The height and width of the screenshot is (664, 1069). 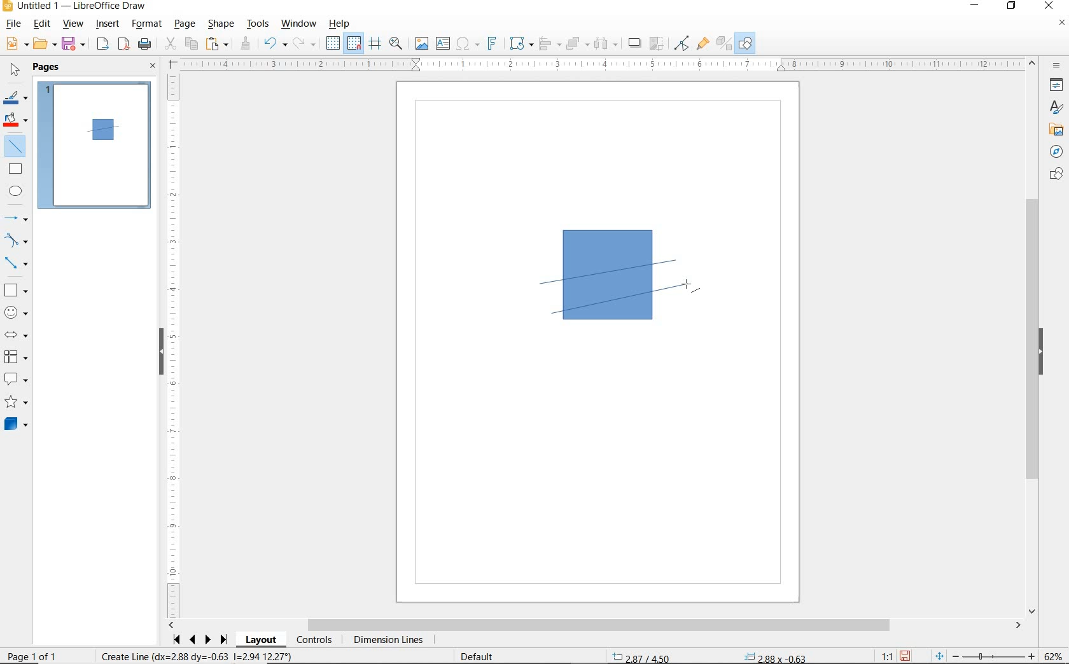 I want to click on SAVE, so click(x=74, y=45).